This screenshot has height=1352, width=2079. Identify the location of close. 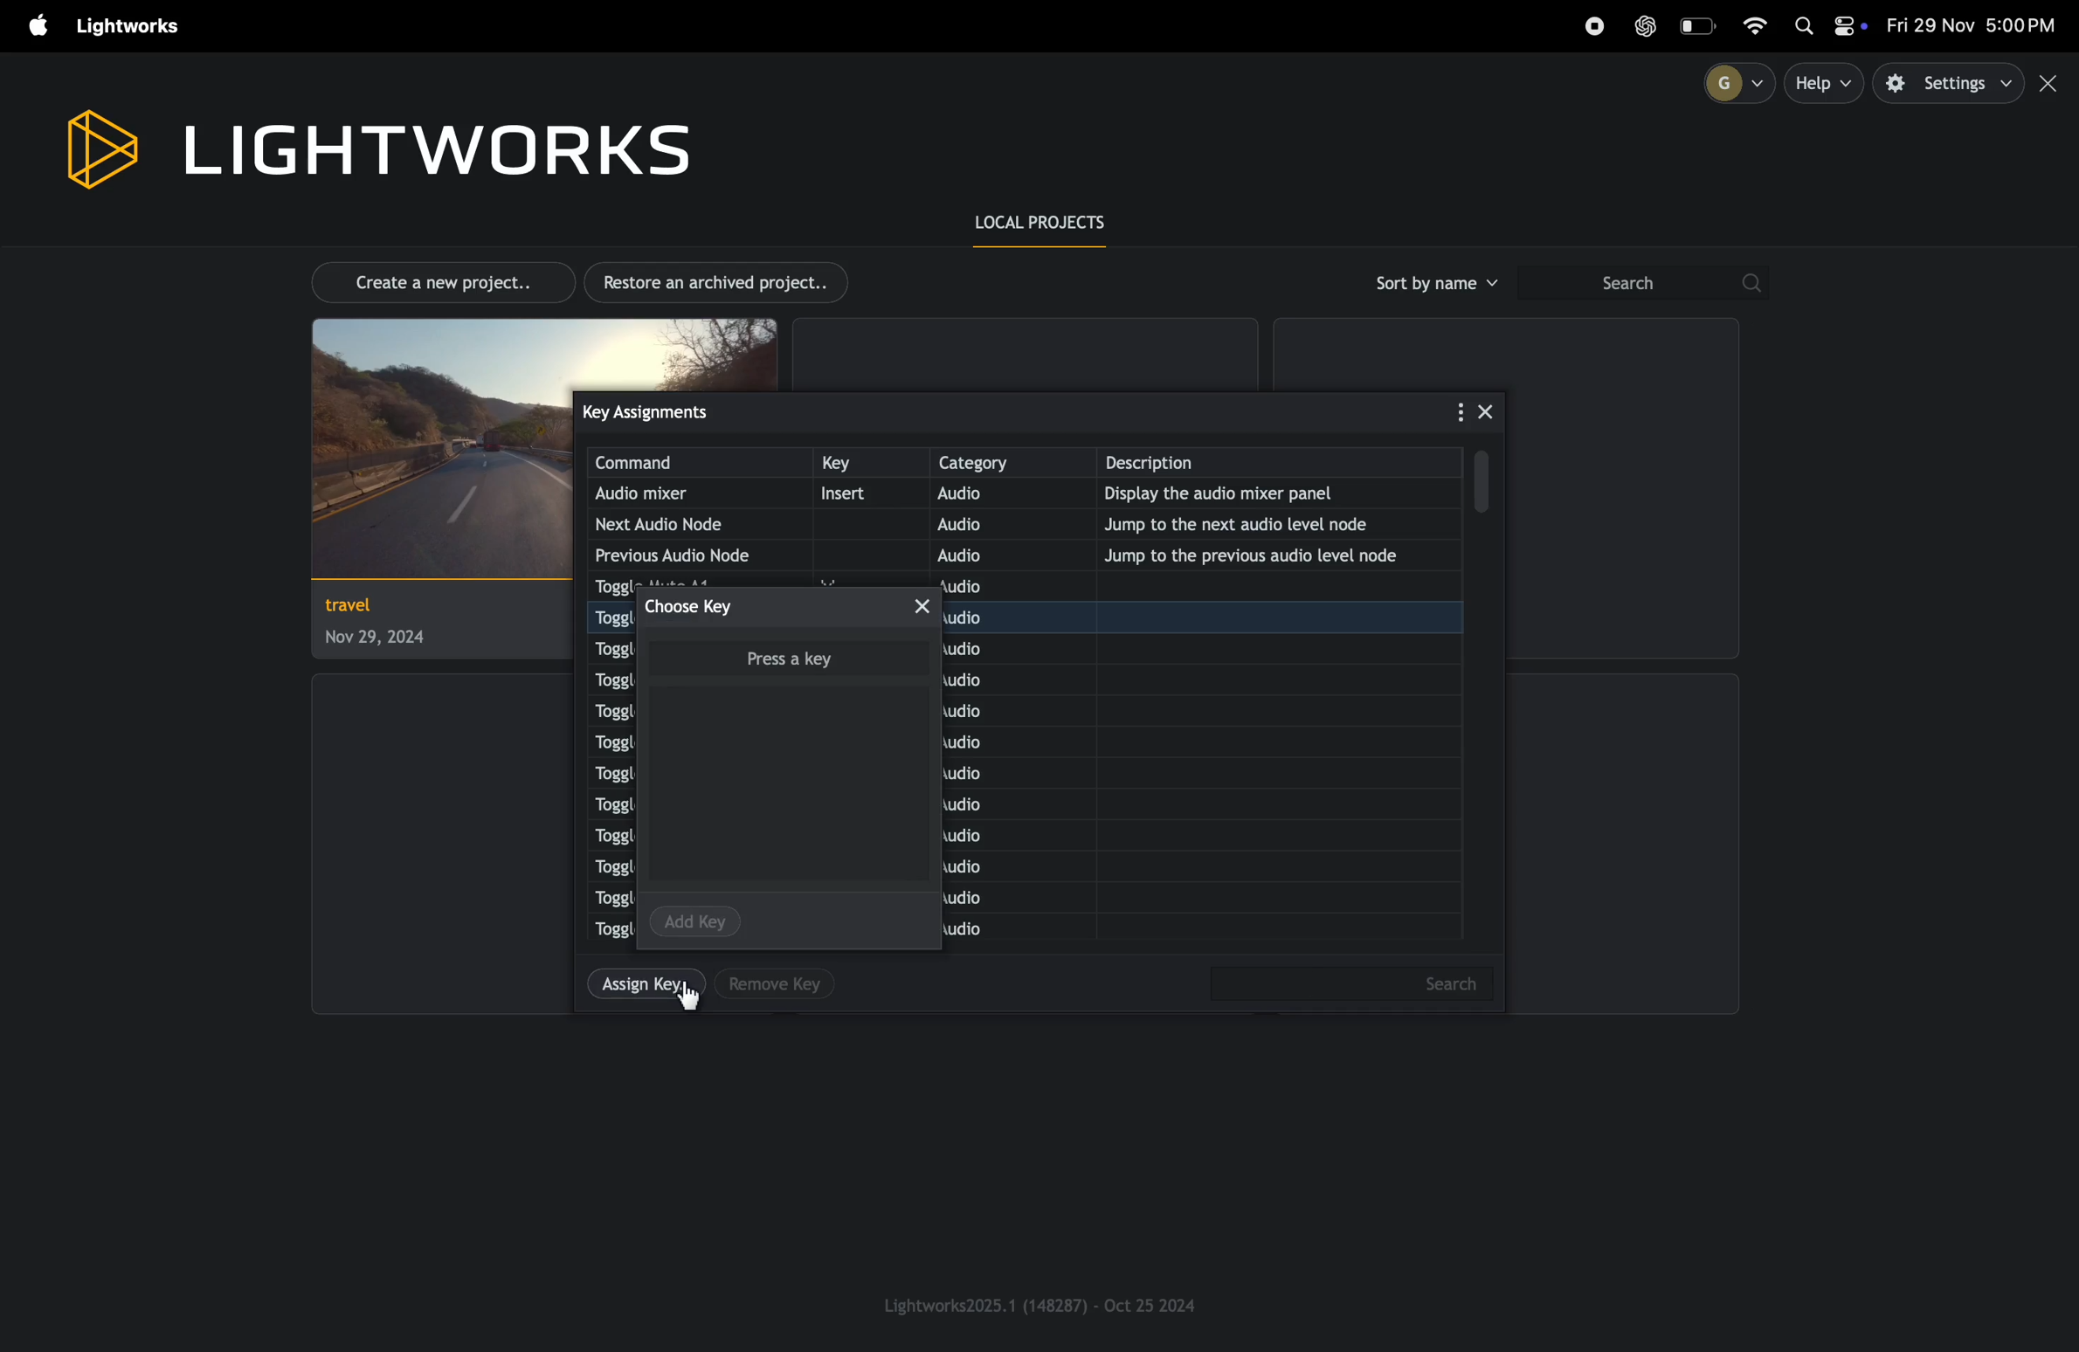
(935, 610).